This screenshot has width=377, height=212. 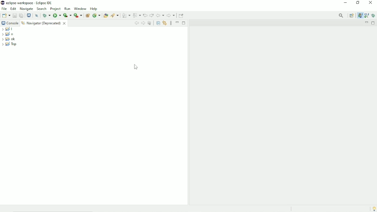 What do you see at coordinates (78, 16) in the screenshot?
I see `Run last tool` at bounding box center [78, 16].